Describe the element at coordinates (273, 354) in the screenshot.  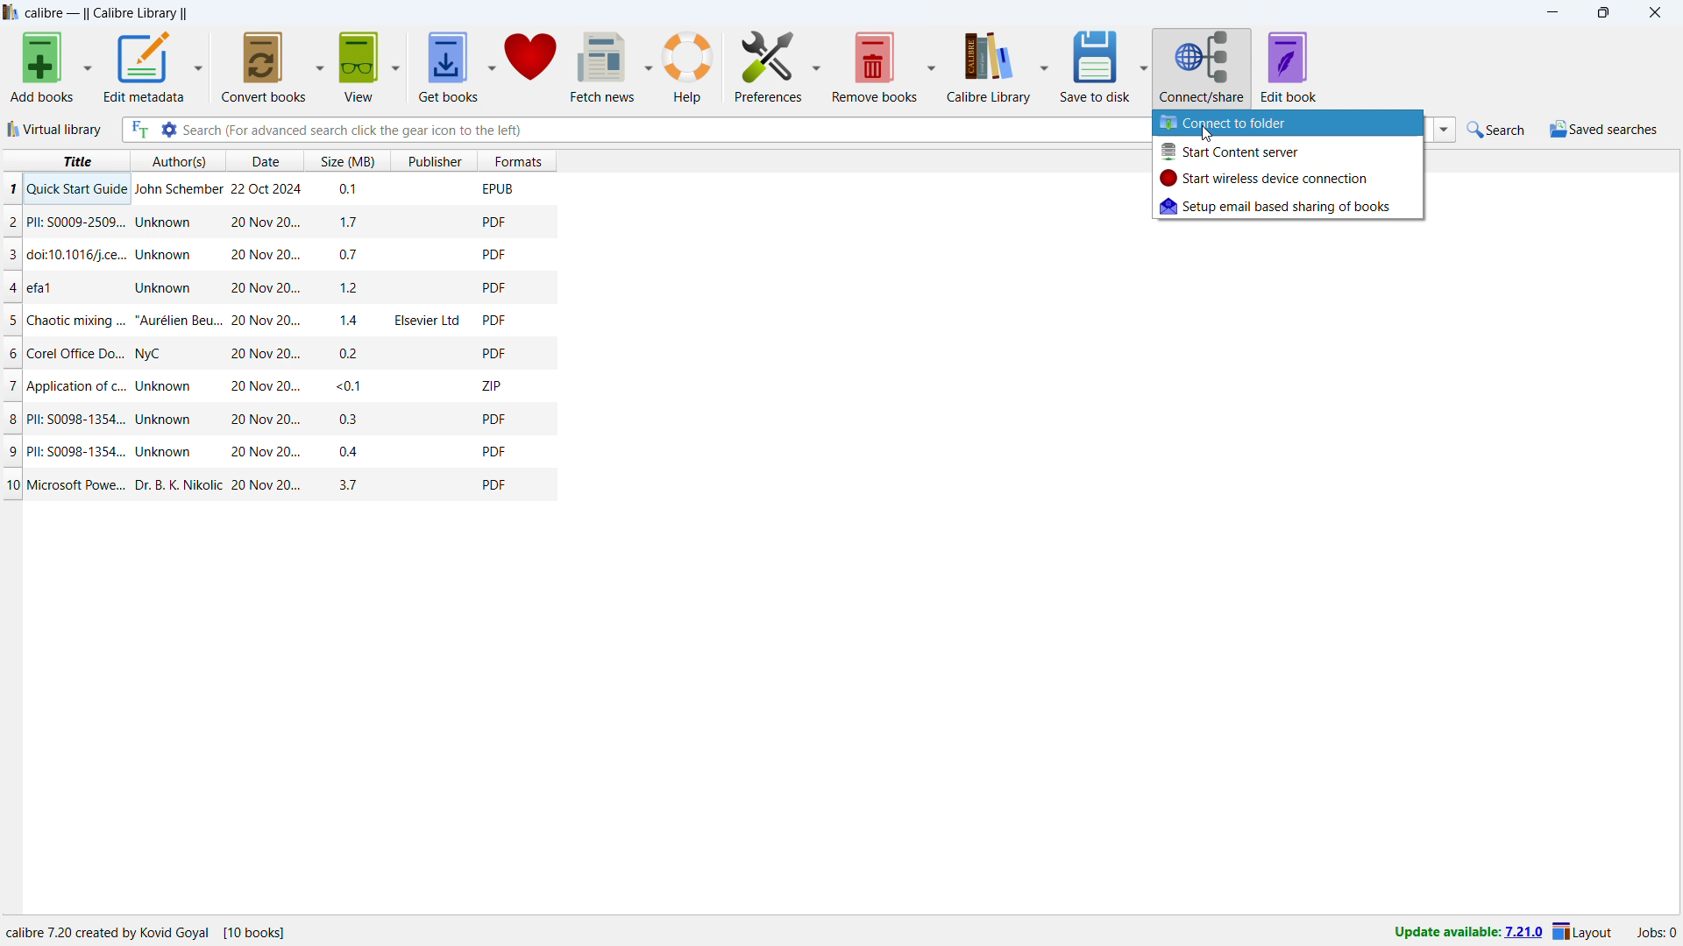
I see `one book entry` at that location.